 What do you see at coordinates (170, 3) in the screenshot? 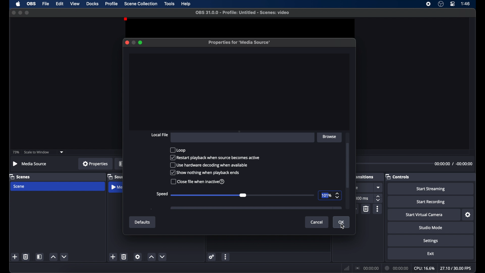
I see `tools` at bounding box center [170, 3].